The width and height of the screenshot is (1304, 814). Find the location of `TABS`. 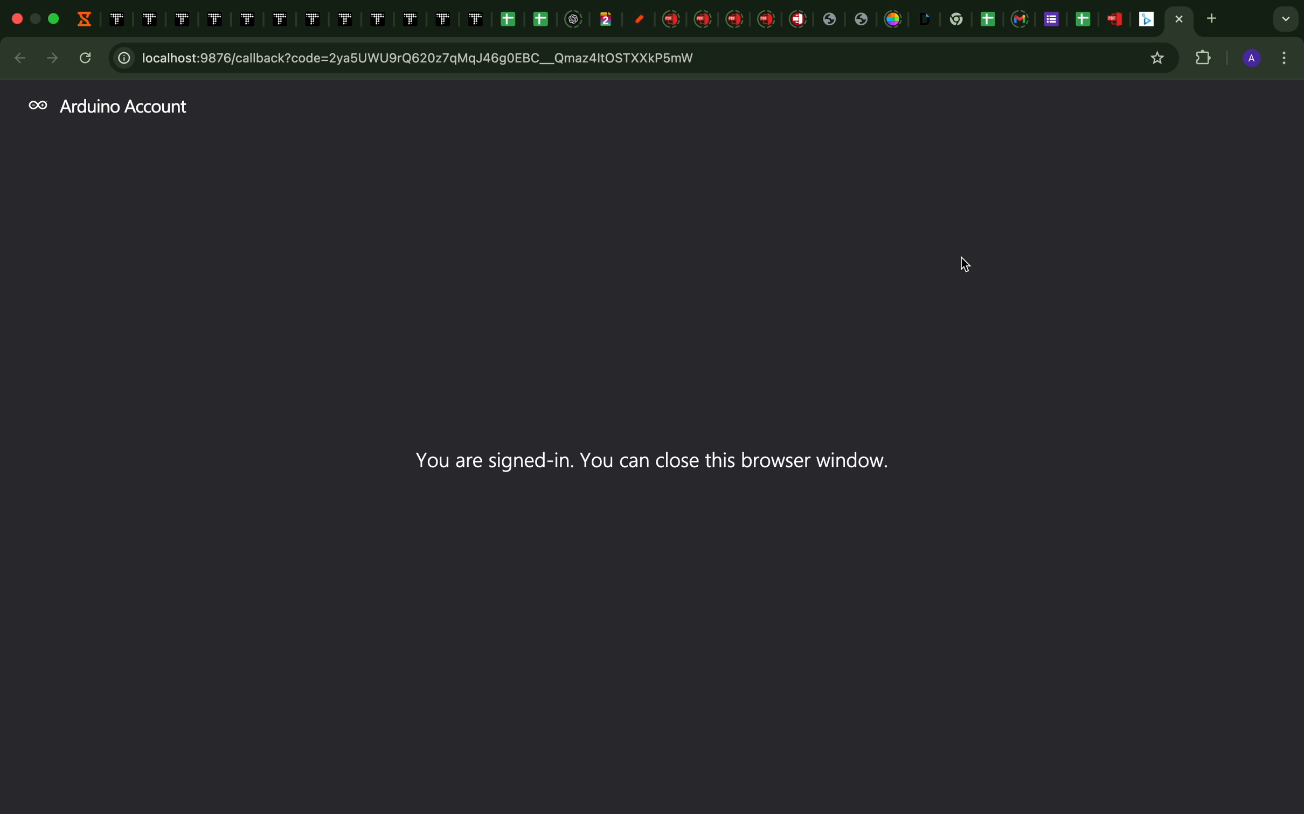

TABS is located at coordinates (651, 20).